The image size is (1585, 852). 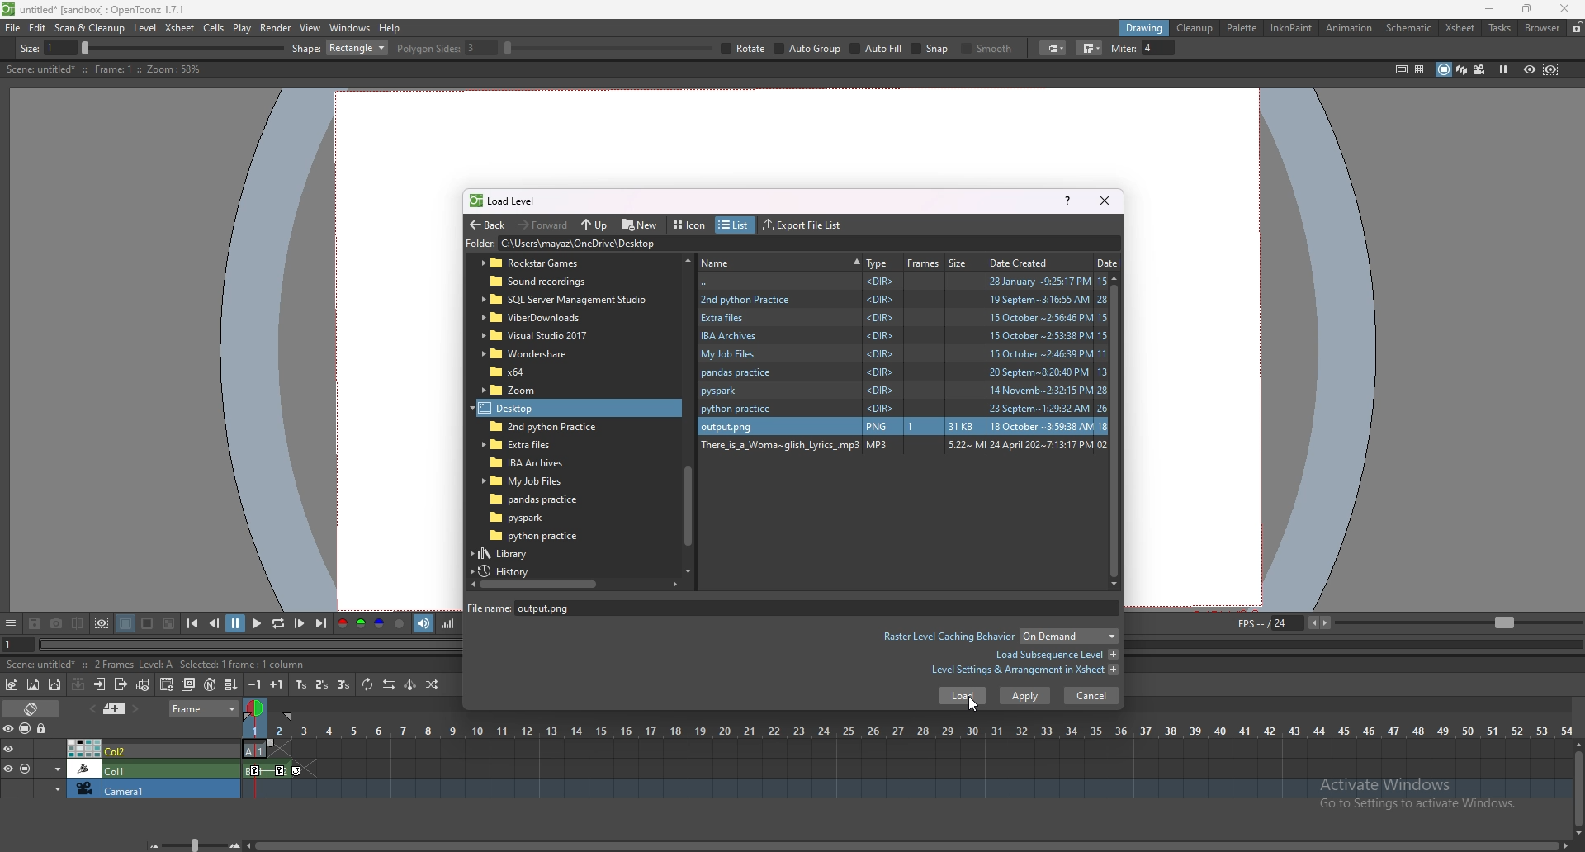 I want to click on visibility camera stand lock, so click(x=27, y=728).